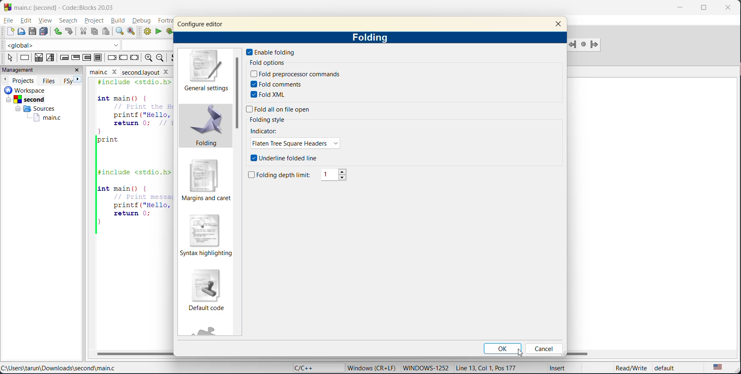 The image size is (741, 374). I want to click on configure editor, so click(207, 22).